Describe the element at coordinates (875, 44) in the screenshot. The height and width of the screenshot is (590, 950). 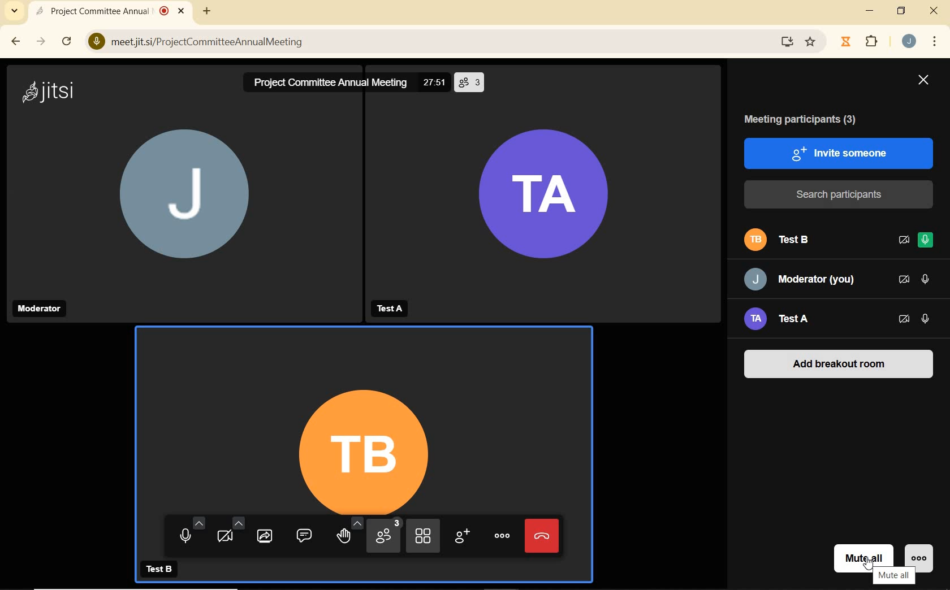
I see `EXTENSIONS` at that location.